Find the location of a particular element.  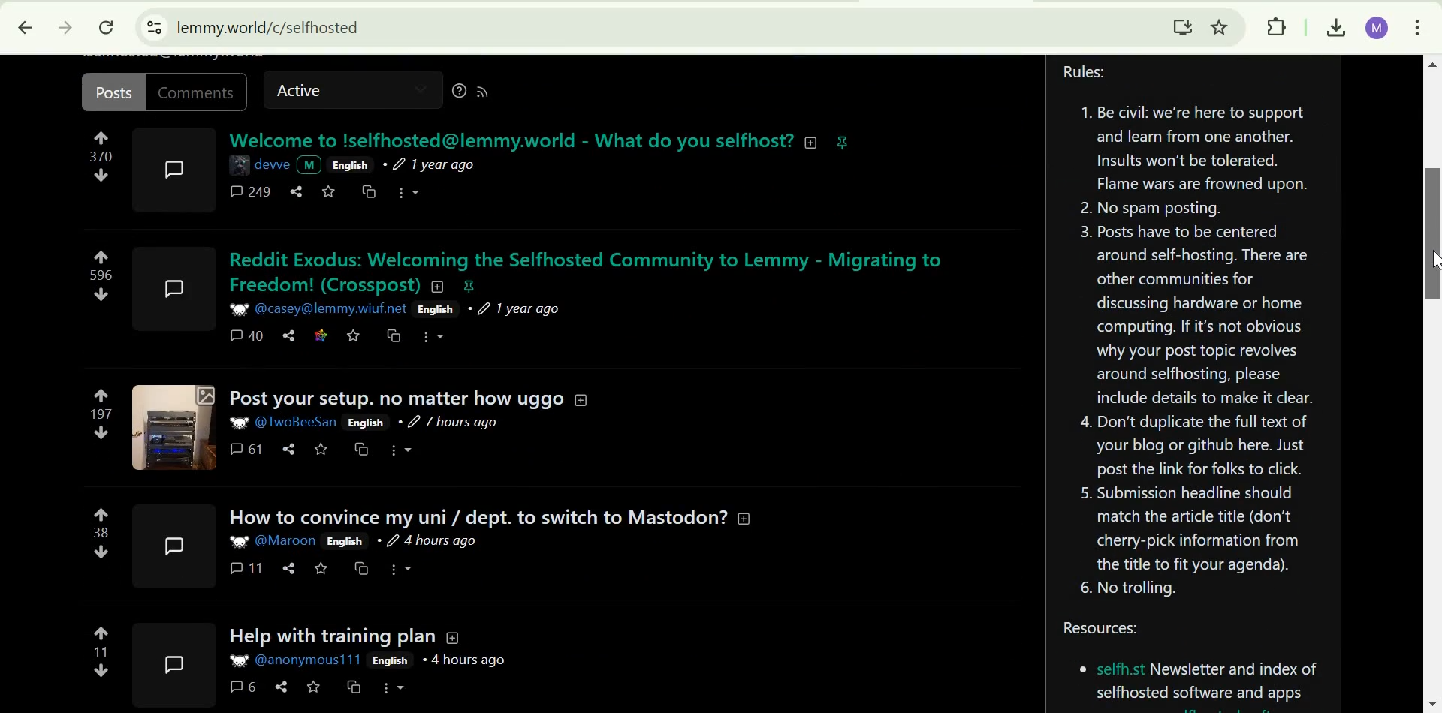

downloads is located at coordinates (1334, 29).